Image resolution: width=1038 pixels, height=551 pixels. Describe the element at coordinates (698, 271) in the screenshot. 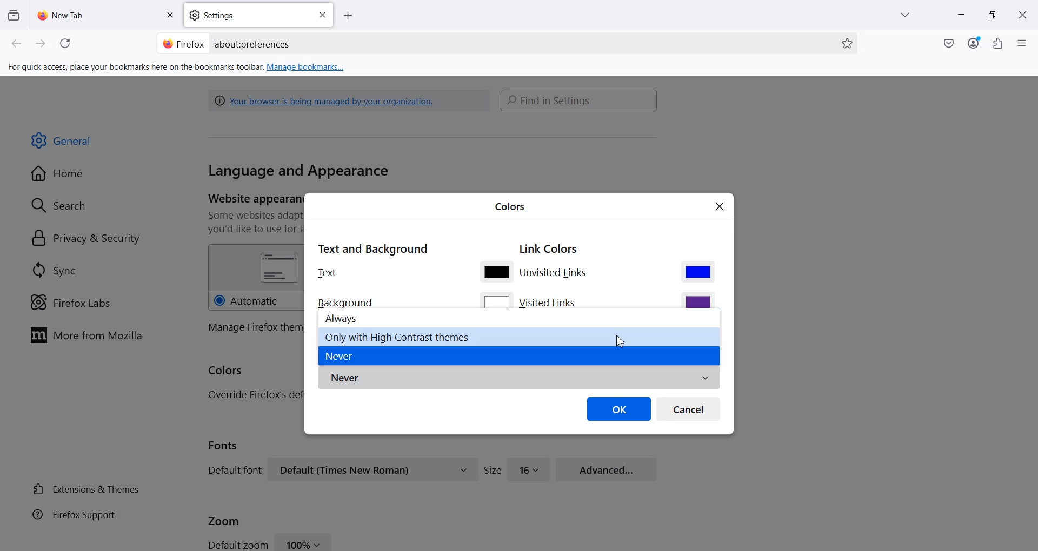

I see `Choose Color` at that location.